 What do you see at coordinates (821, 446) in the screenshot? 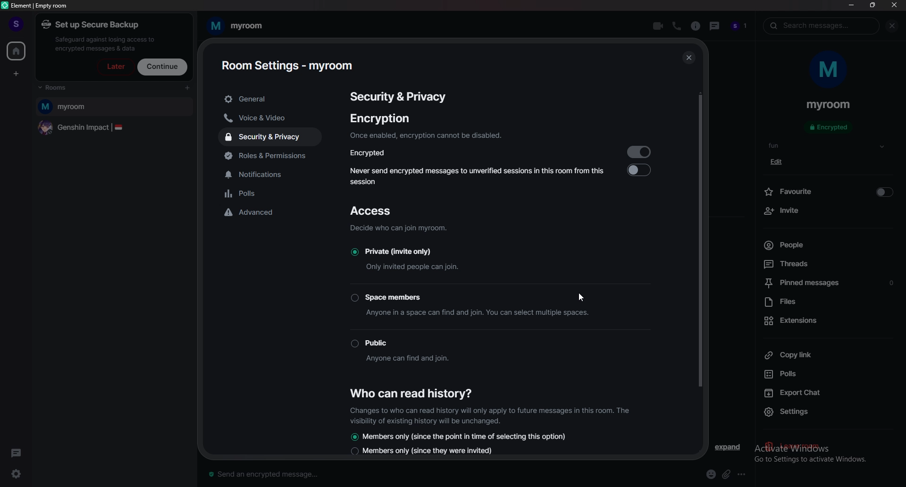
I see `activate windows` at bounding box center [821, 446].